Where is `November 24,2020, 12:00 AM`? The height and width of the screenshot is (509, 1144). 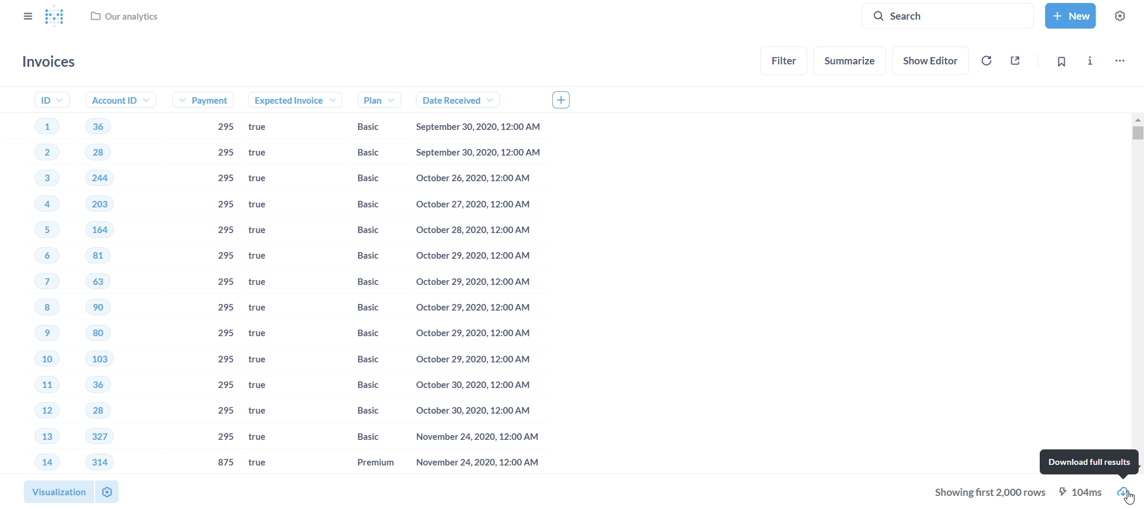 November 24,2020, 12:00 AM is located at coordinates (470, 438).